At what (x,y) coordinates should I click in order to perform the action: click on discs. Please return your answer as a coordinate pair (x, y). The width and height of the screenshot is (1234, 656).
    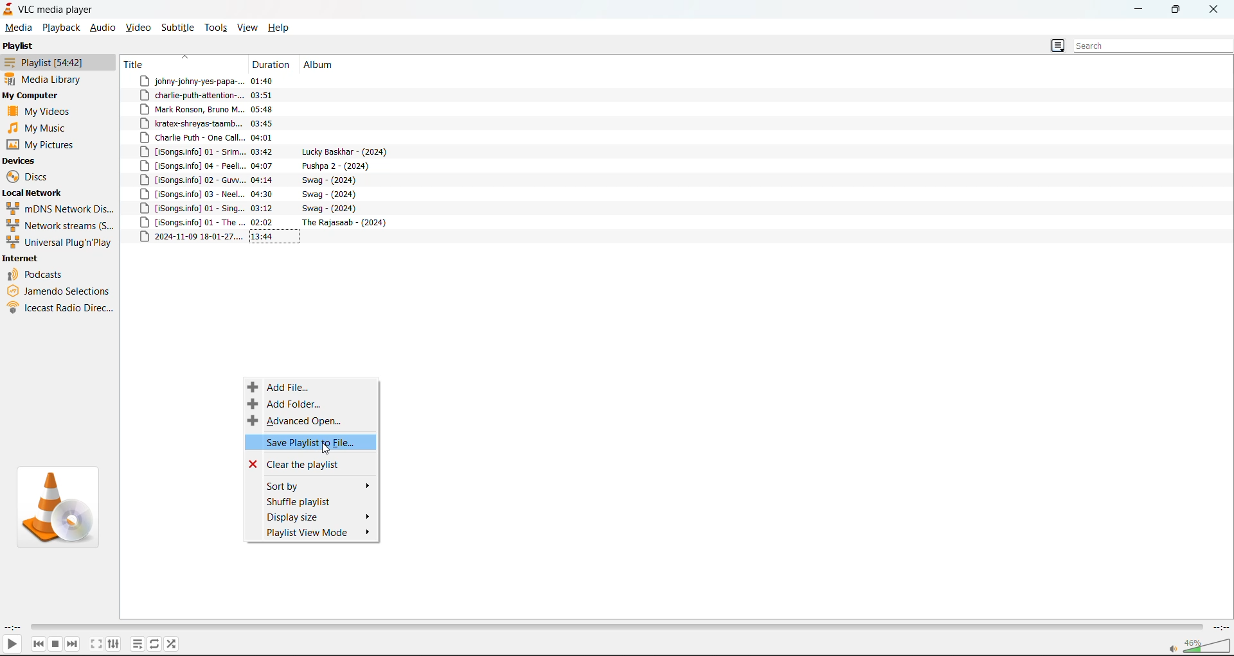
    Looking at the image, I should click on (29, 178).